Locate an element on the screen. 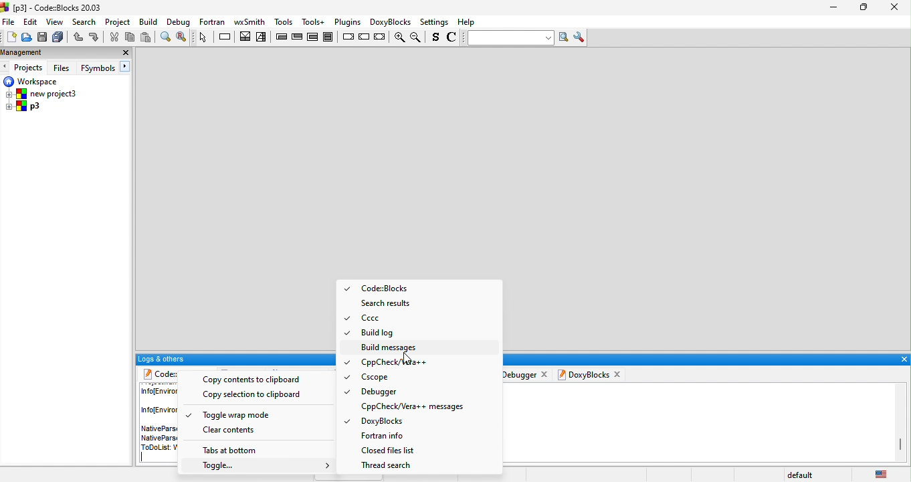  copy is located at coordinates (130, 37).